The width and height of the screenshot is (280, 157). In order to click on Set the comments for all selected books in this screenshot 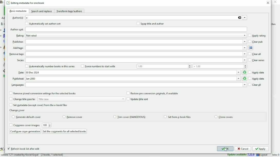, I will do `click(64, 131)`.